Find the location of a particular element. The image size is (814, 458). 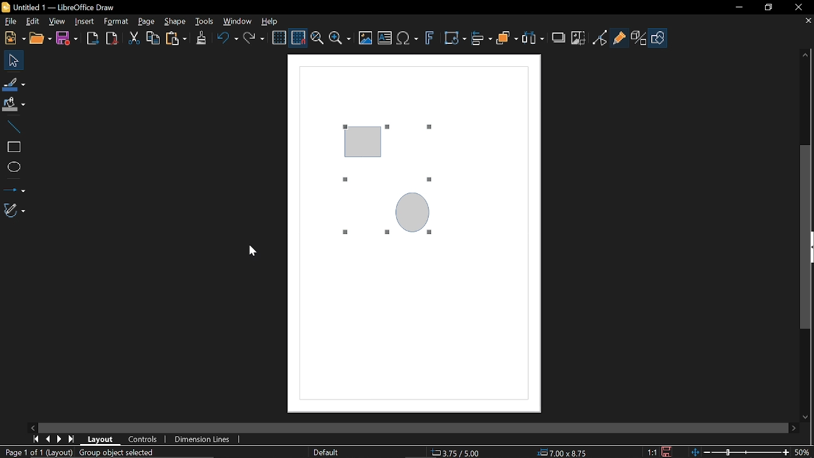

Move left is located at coordinates (30, 427).